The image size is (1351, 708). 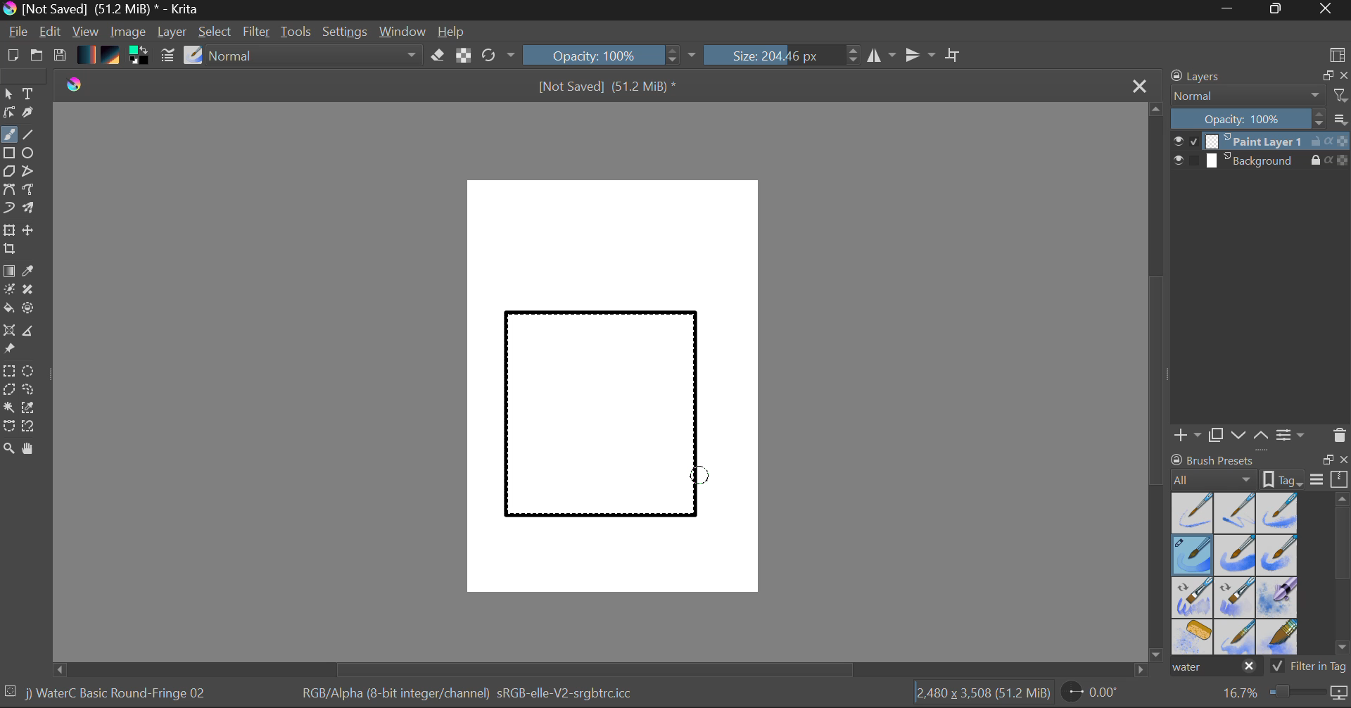 What do you see at coordinates (18, 34) in the screenshot?
I see `File` at bounding box center [18, 34].